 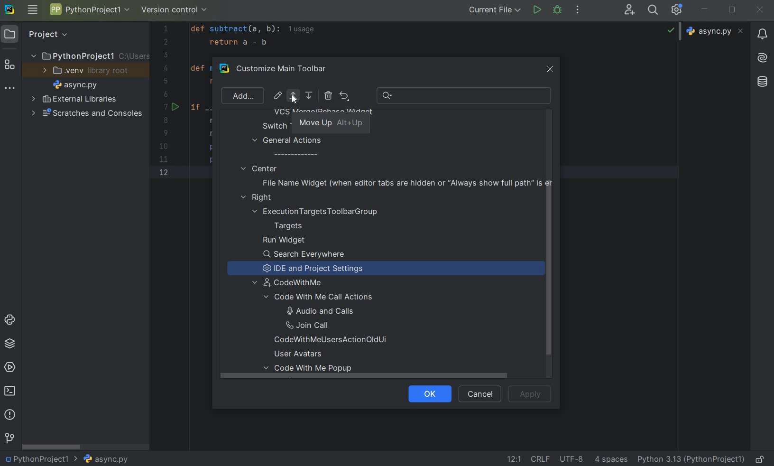 What do you see at coordinates (312, 371) in the screenshot?
I see `code with me popup` at bounding box center [312, 371].